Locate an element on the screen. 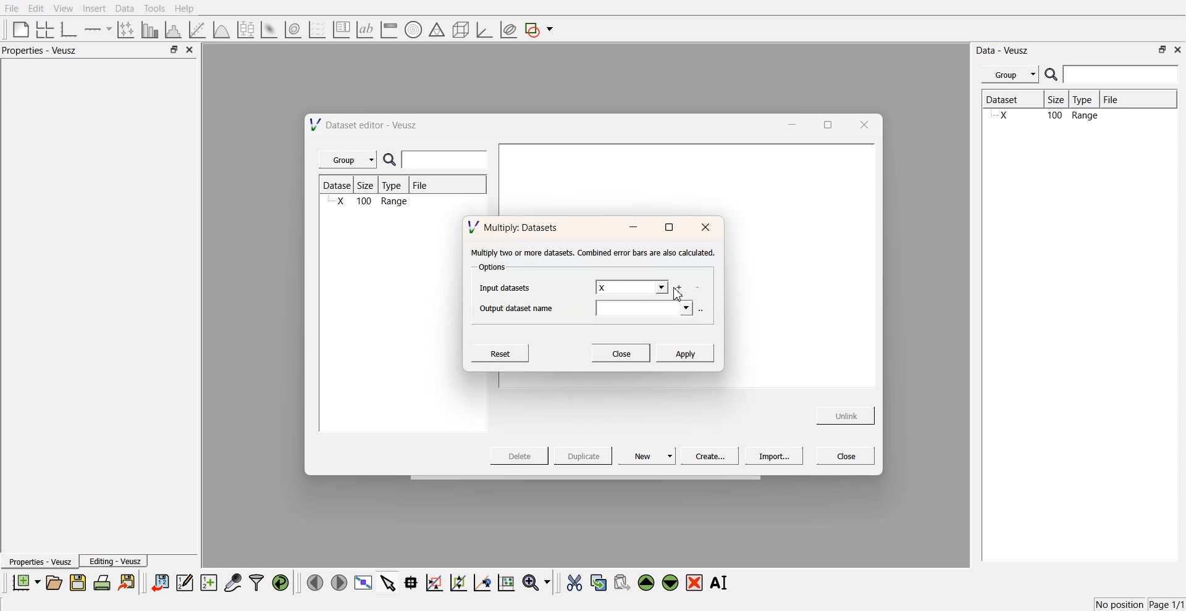  fit a function is located at coordinates (198, 28).